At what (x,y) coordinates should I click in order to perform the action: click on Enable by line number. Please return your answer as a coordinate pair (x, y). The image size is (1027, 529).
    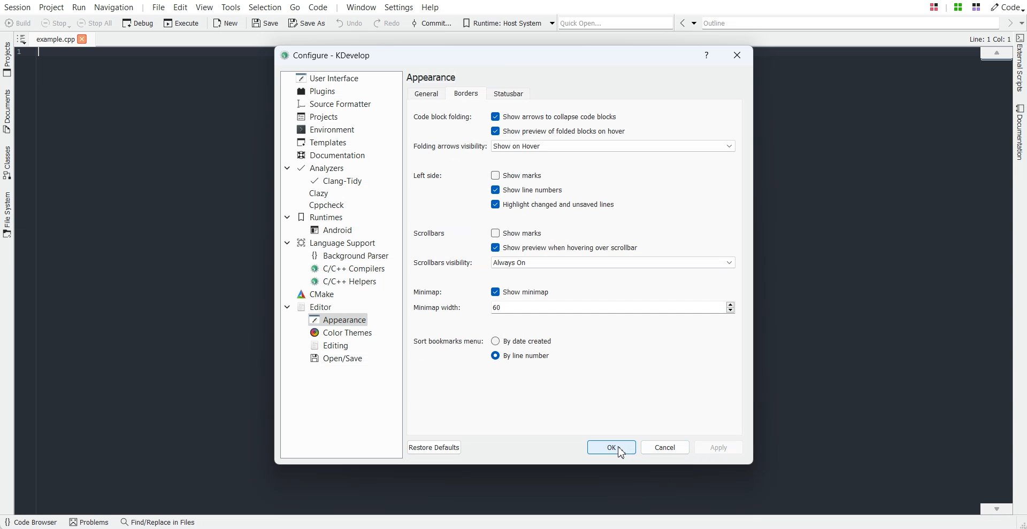
    Looking at the image, I should click on (527, 356).